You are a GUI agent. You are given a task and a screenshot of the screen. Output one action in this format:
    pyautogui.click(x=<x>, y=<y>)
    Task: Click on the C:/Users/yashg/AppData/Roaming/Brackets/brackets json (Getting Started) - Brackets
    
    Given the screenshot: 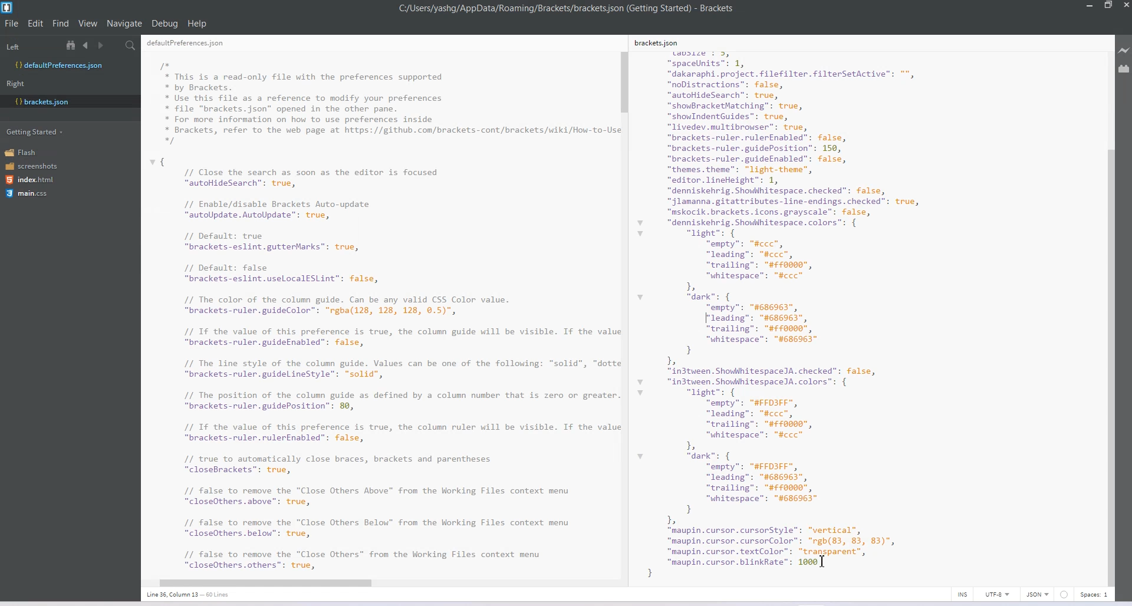 What is the action you would take?
    pyautogui.click(x=567, y=8)
    